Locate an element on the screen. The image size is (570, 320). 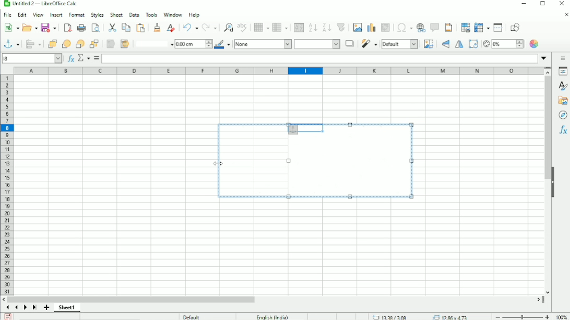
Horizontal scrollbar is located at coordinates (134, 299).